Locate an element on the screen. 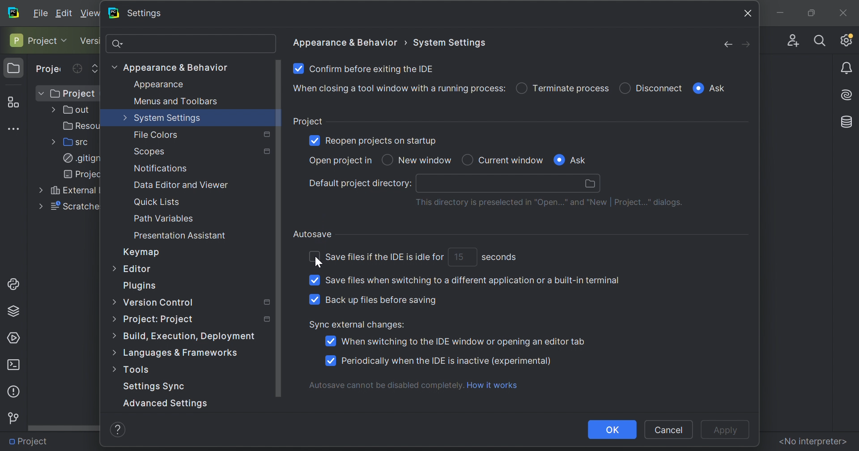 The image size is (859, 451). Appearance & Behaviour > is located at coordinates (346, 42).